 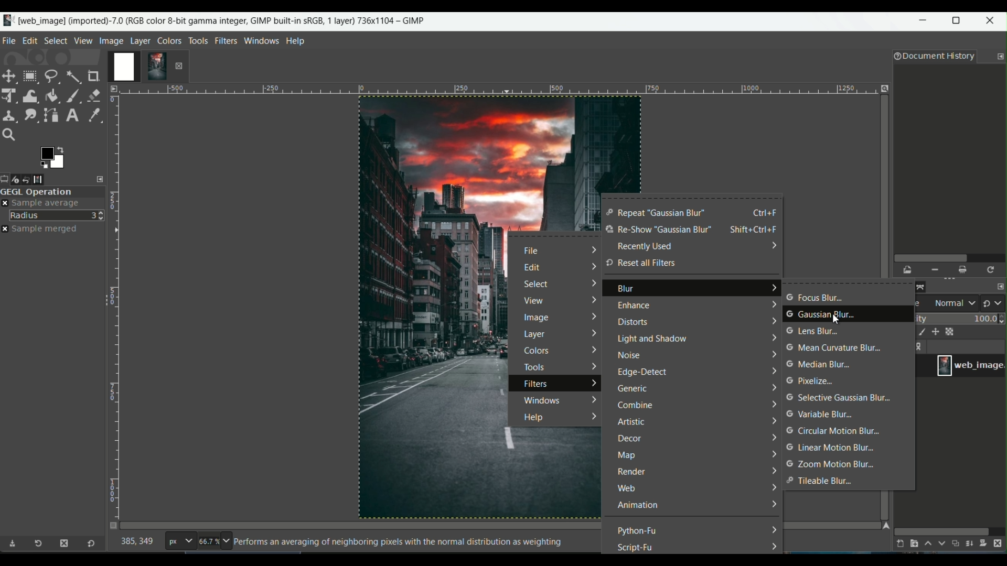 I want to click on recreate preview, so click(x=992, y=269).